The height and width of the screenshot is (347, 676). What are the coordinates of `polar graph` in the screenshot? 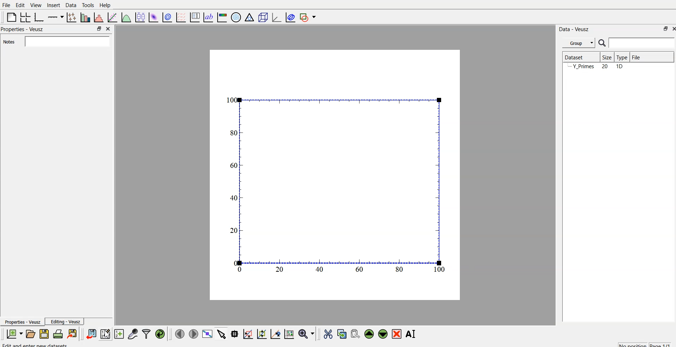 It's located at (237, 18).